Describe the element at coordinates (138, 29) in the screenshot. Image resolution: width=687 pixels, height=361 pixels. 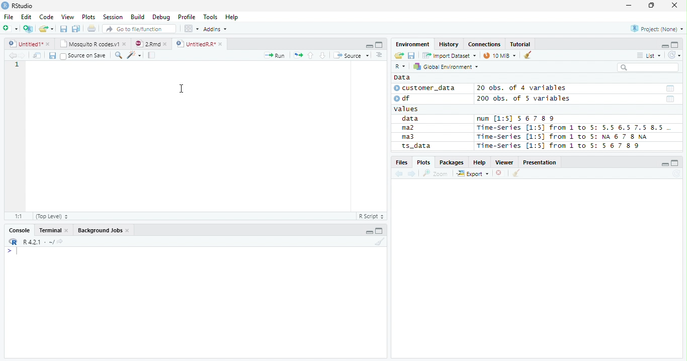
I see `Go to file/function` at that location.